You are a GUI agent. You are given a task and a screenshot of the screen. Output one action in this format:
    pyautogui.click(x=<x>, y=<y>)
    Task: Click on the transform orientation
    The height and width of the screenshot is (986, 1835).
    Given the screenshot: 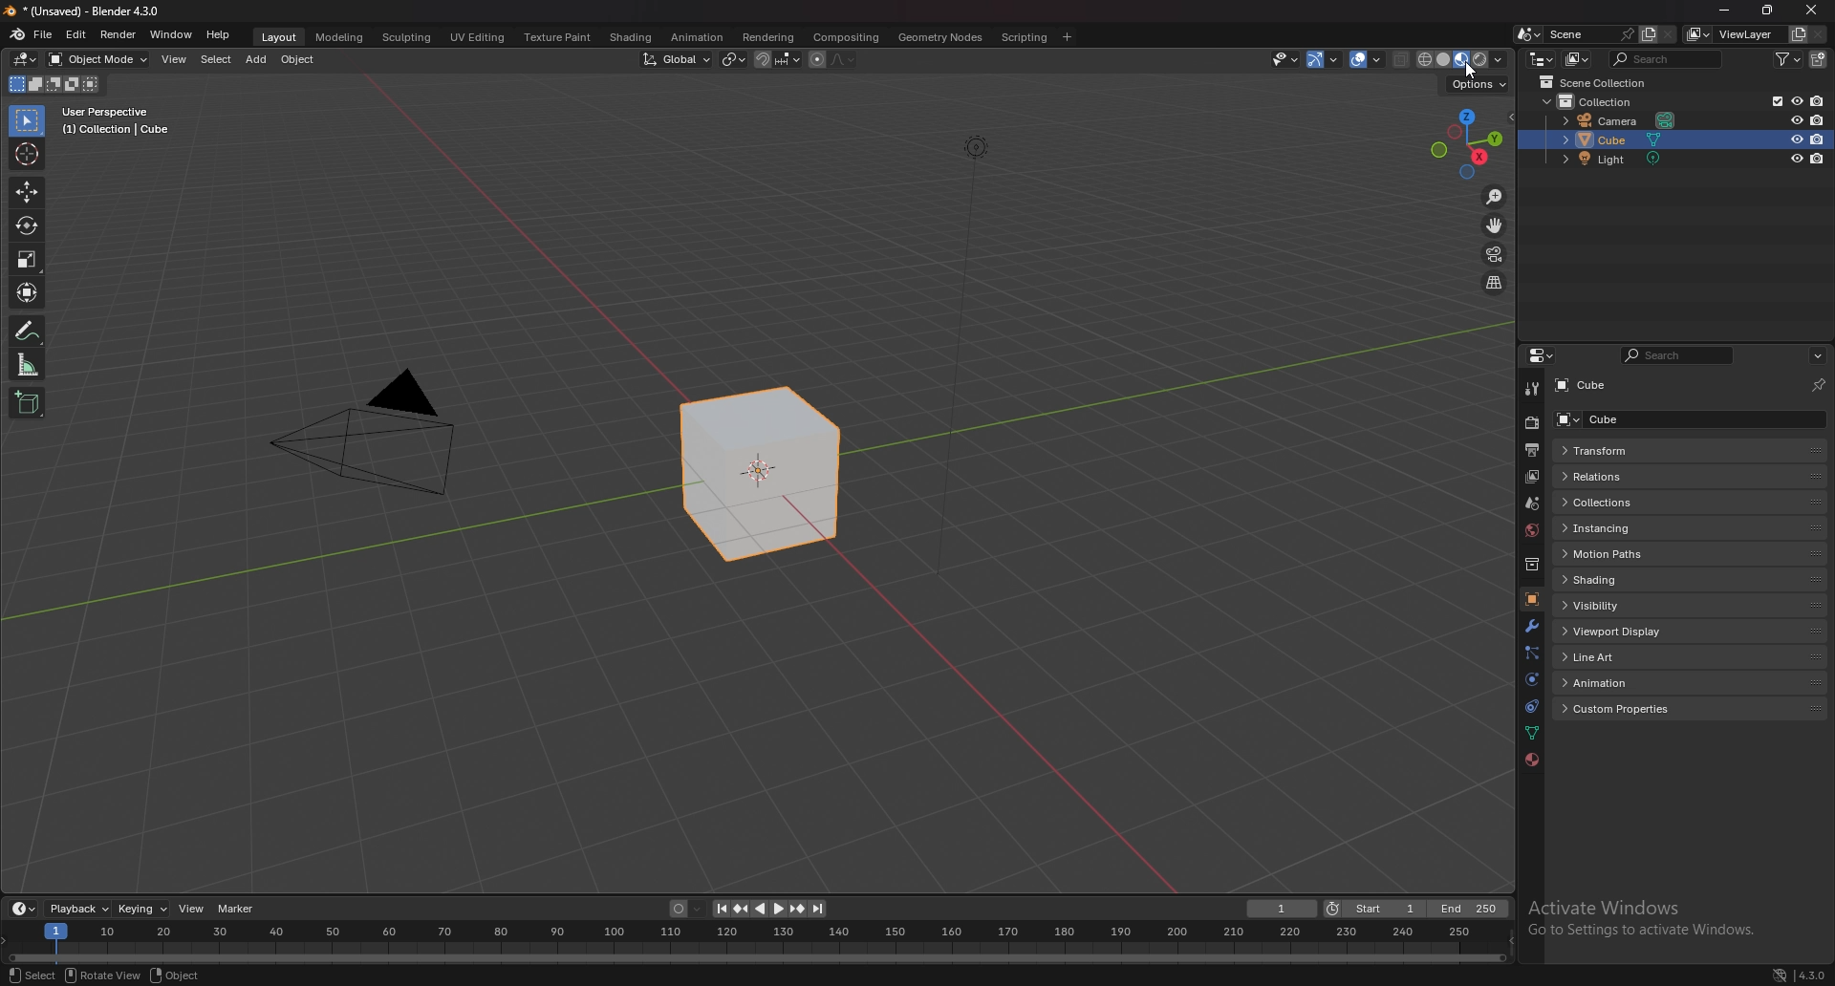 What is the action you would take?
    pyautogui.click(x=678, y=58)
    